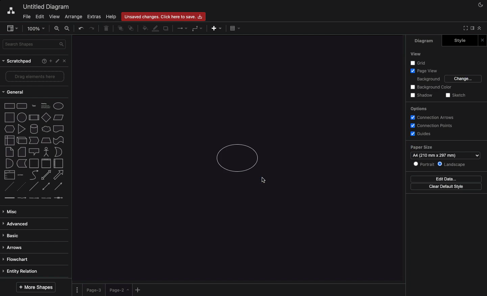 The image size is (487, 296). I want to click on Connection points, so click(432, 126).